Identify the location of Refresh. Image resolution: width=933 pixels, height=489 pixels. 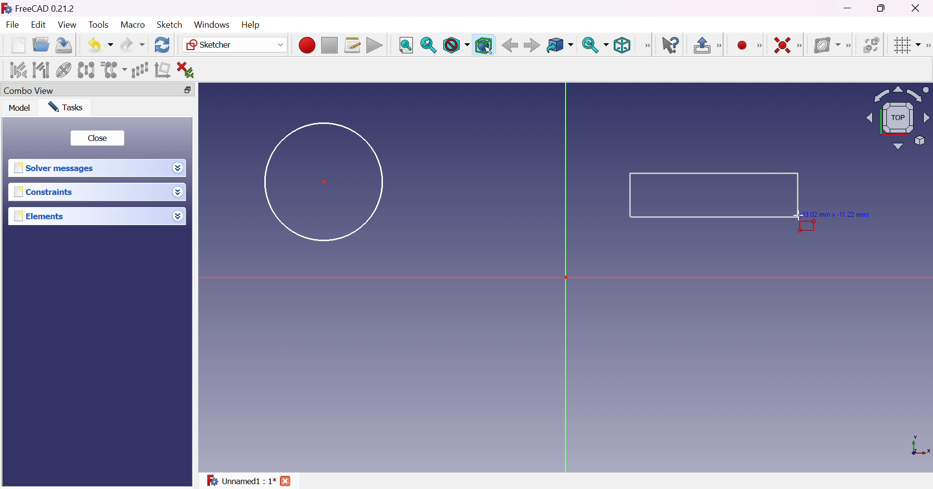
(162, 44).